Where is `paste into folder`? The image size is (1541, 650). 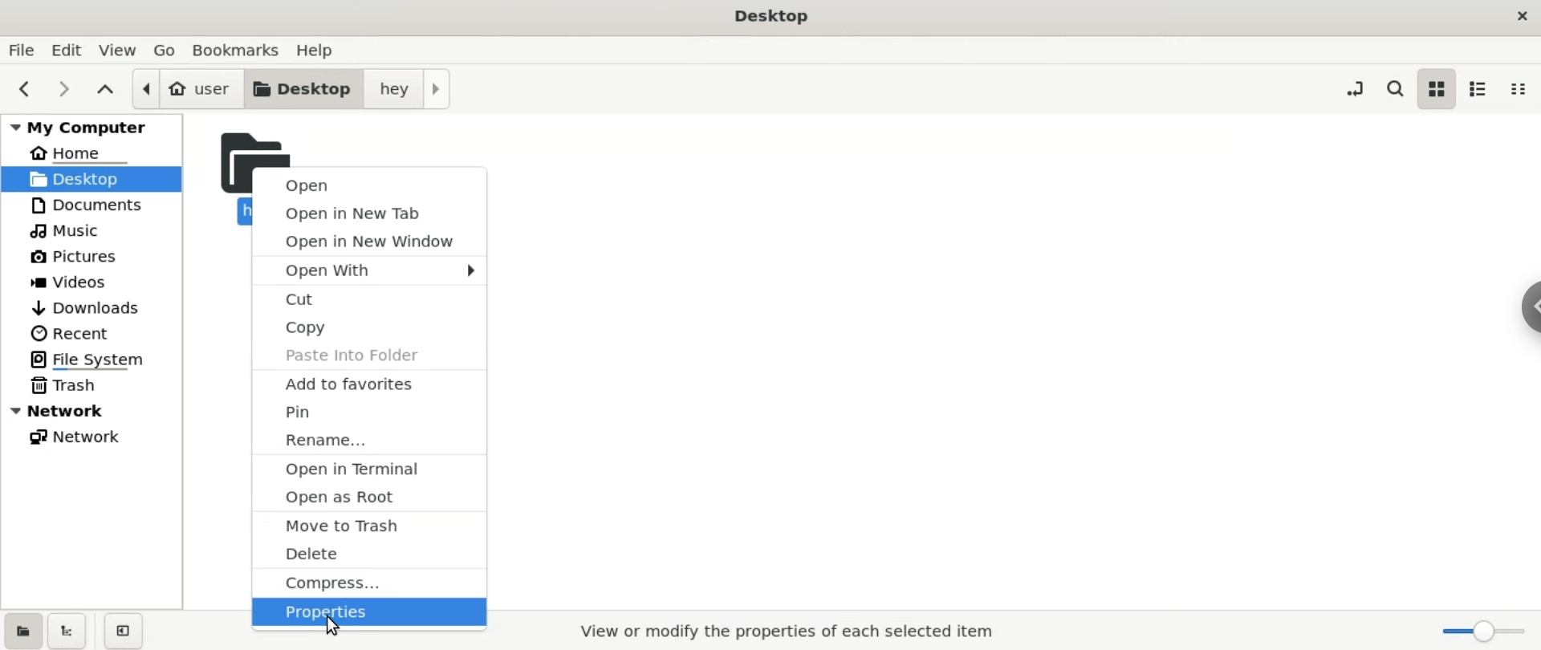 paste into folder is located at coordinates (369, 355).